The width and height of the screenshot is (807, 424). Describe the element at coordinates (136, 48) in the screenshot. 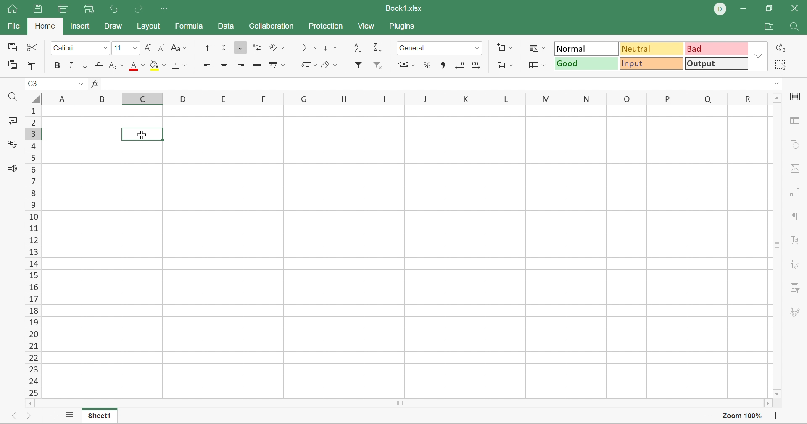

I see `Drop Down` at that location.